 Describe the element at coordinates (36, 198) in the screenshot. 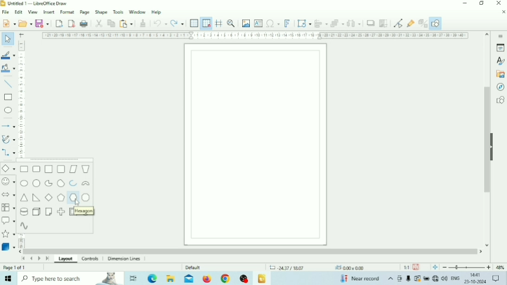

I see `Right Triangle` at that location.